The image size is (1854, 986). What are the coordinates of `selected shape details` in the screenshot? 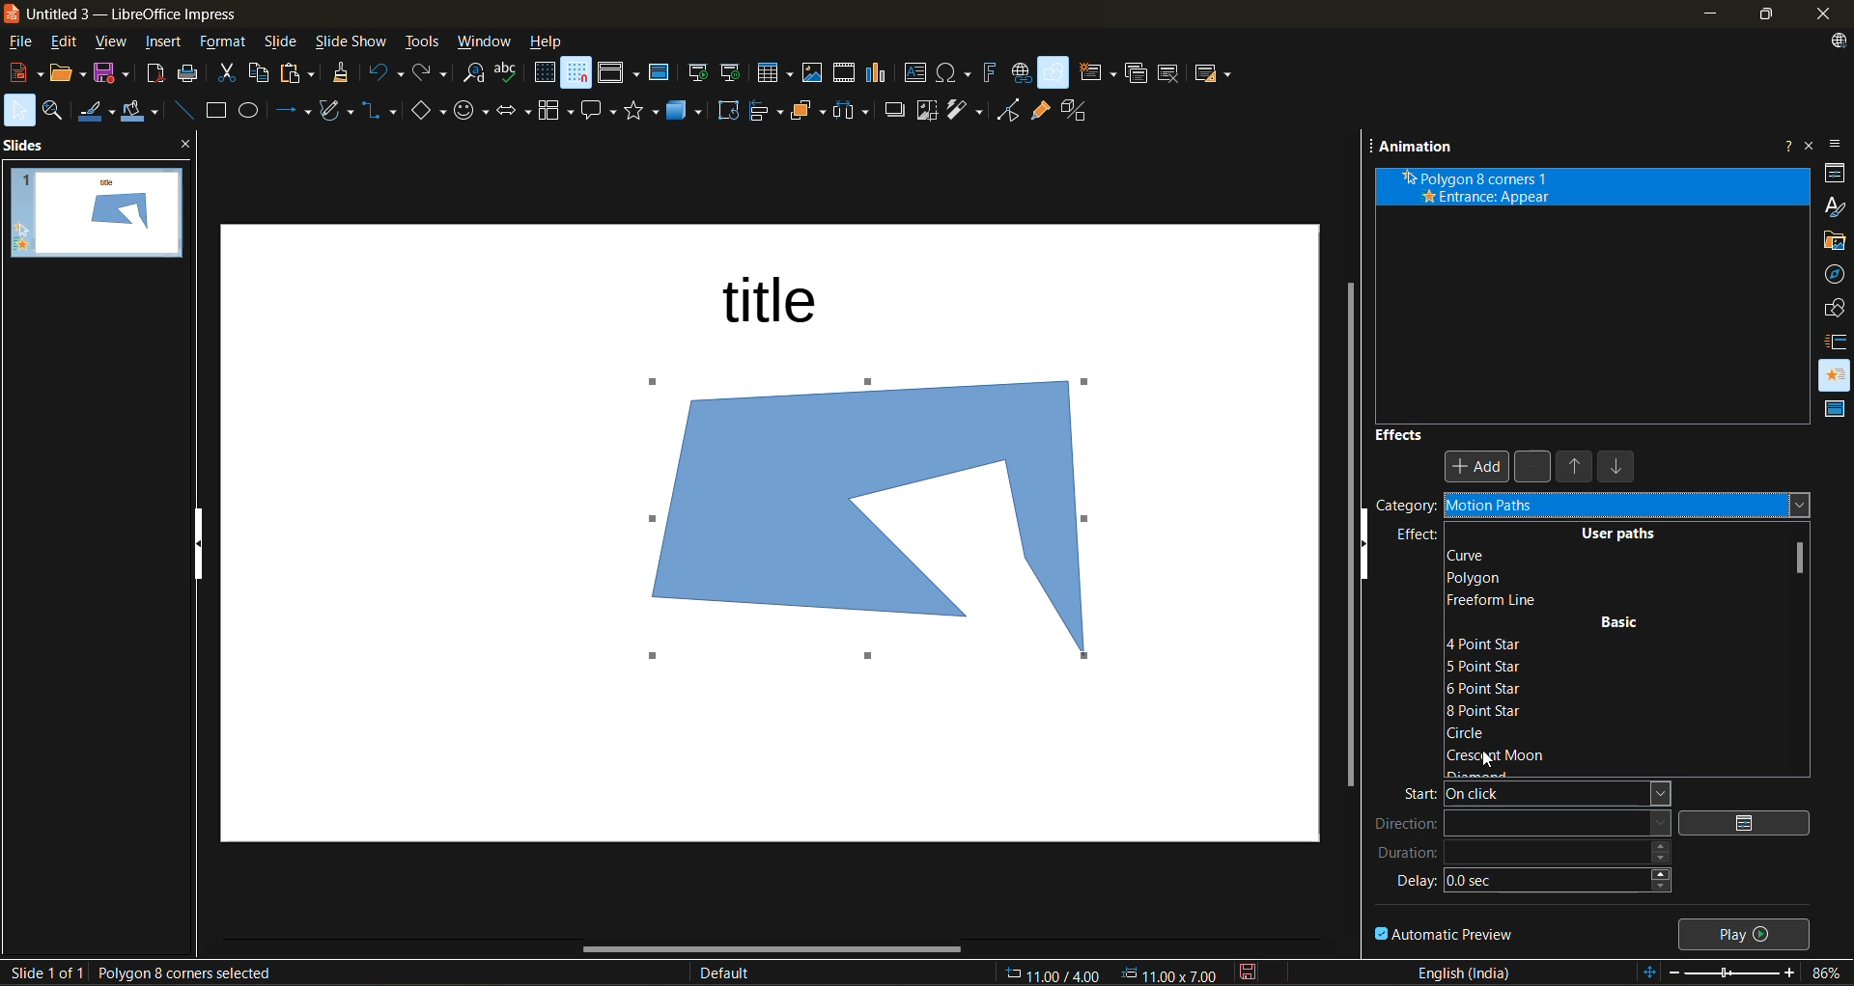 It's located at (183, 974).